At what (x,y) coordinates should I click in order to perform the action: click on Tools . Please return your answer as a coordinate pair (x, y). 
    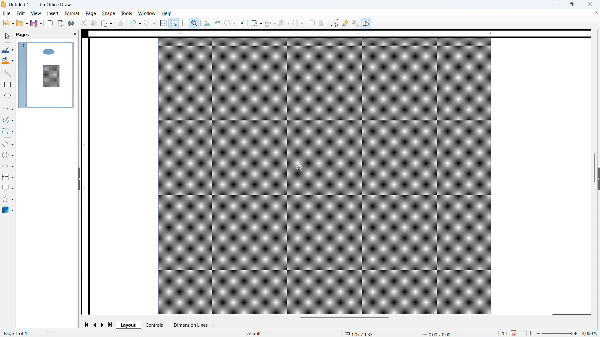
    Looking at the image, I should click on (126, 14).